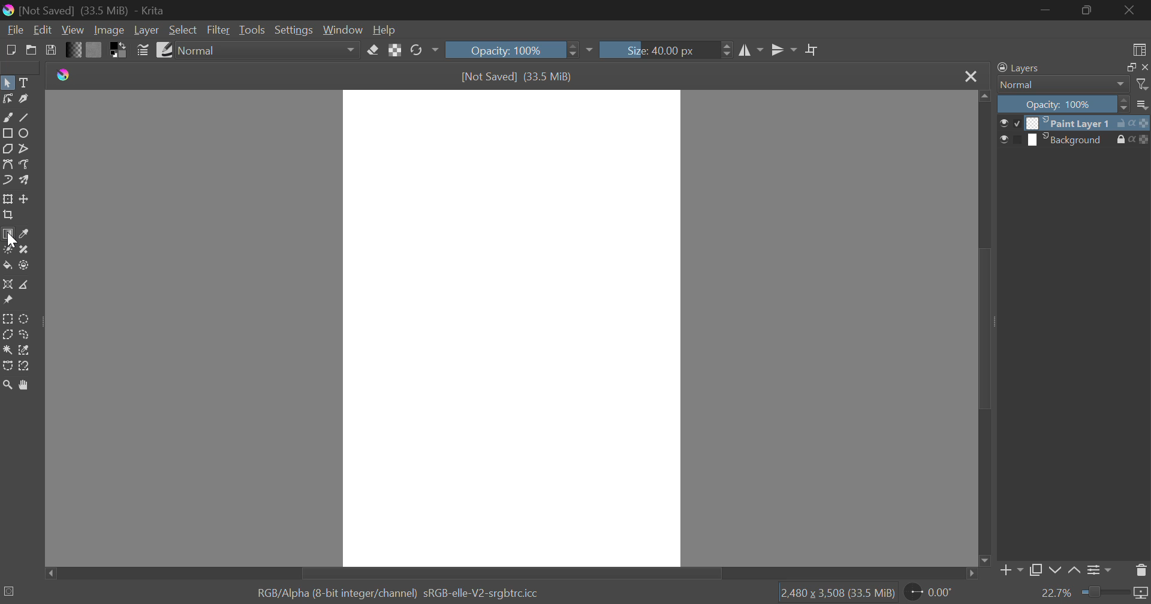 The image size is (1151, 604). Describe the element at coordinates (936, 591) in the screenshot. I see `0.00°` at that location.